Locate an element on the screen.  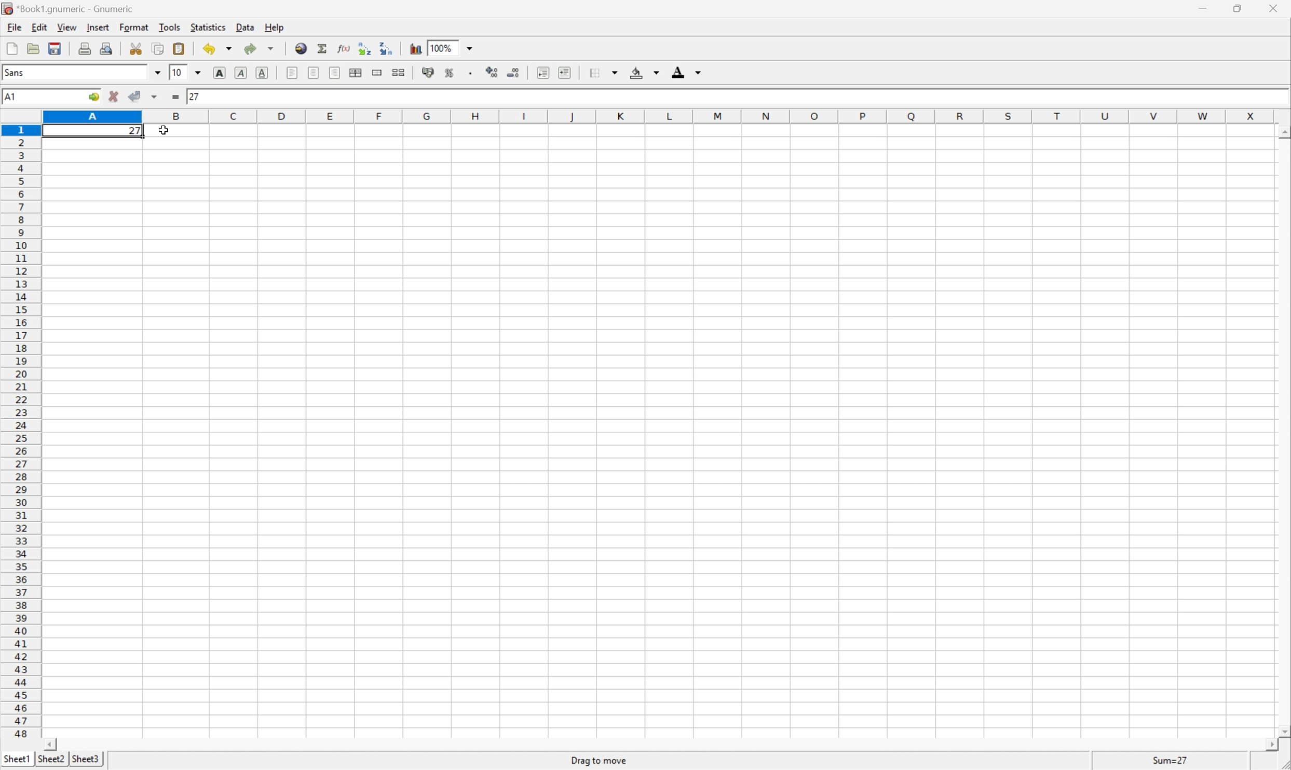
Edit is located at coordinates (38, 28).